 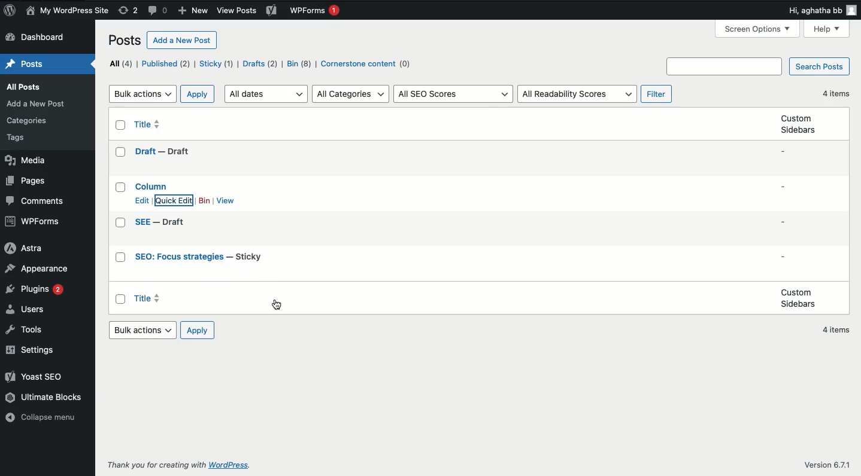 I want to click on Apply, so click(x=199, y=331).